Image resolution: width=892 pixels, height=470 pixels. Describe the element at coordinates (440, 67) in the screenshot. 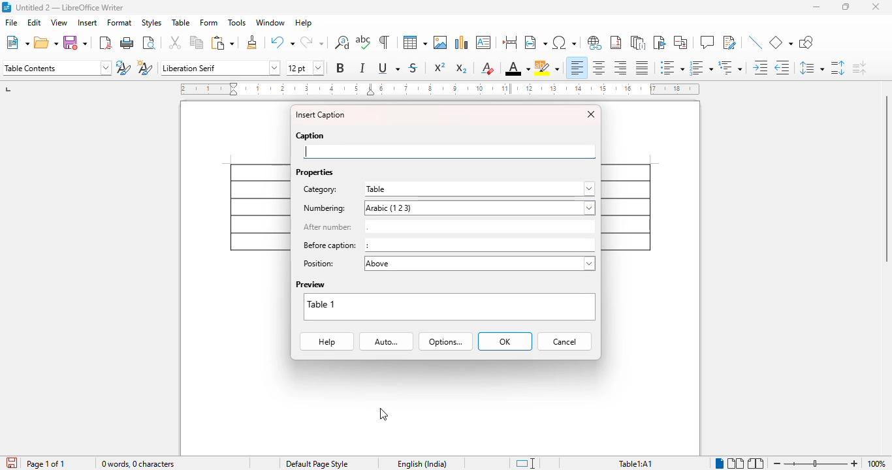

I see `superscript` at that location.